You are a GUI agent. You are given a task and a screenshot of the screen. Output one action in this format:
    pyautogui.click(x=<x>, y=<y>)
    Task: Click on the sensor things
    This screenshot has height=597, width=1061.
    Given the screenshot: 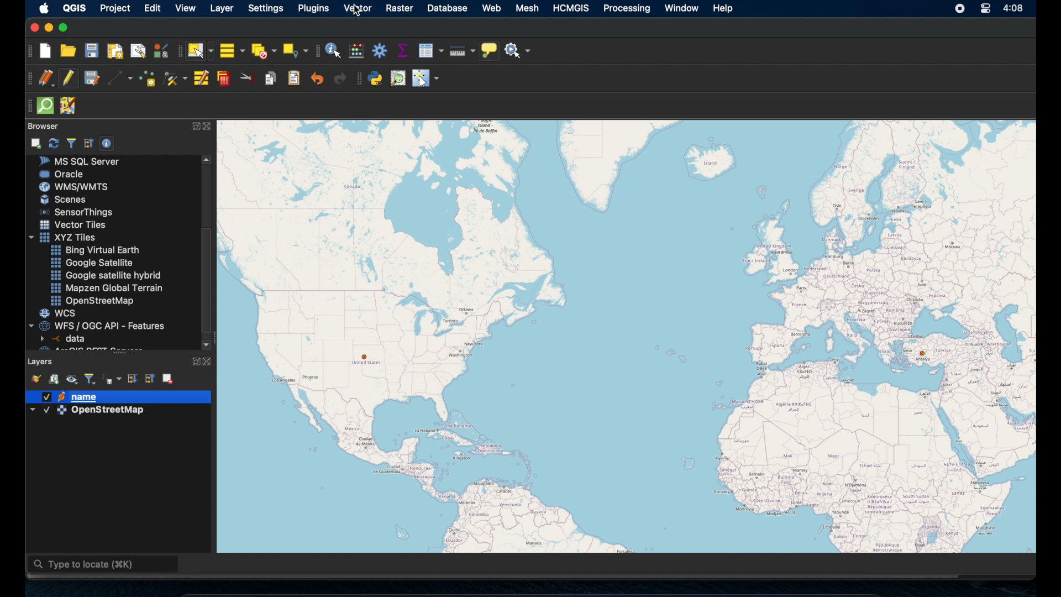 What is the action you would take?
    pyautogui.click(x=77, y=212)
    